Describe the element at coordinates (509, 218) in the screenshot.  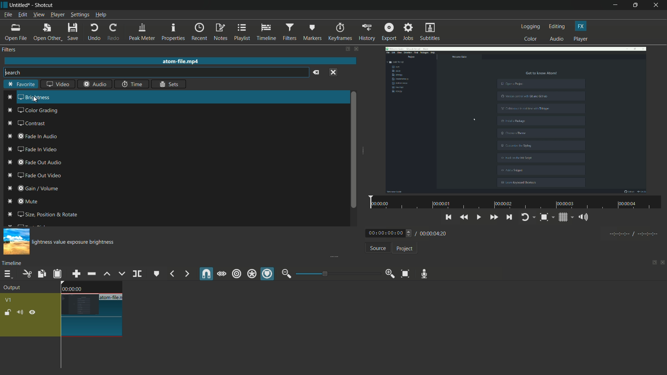
I see `skip to the next point` at that location.